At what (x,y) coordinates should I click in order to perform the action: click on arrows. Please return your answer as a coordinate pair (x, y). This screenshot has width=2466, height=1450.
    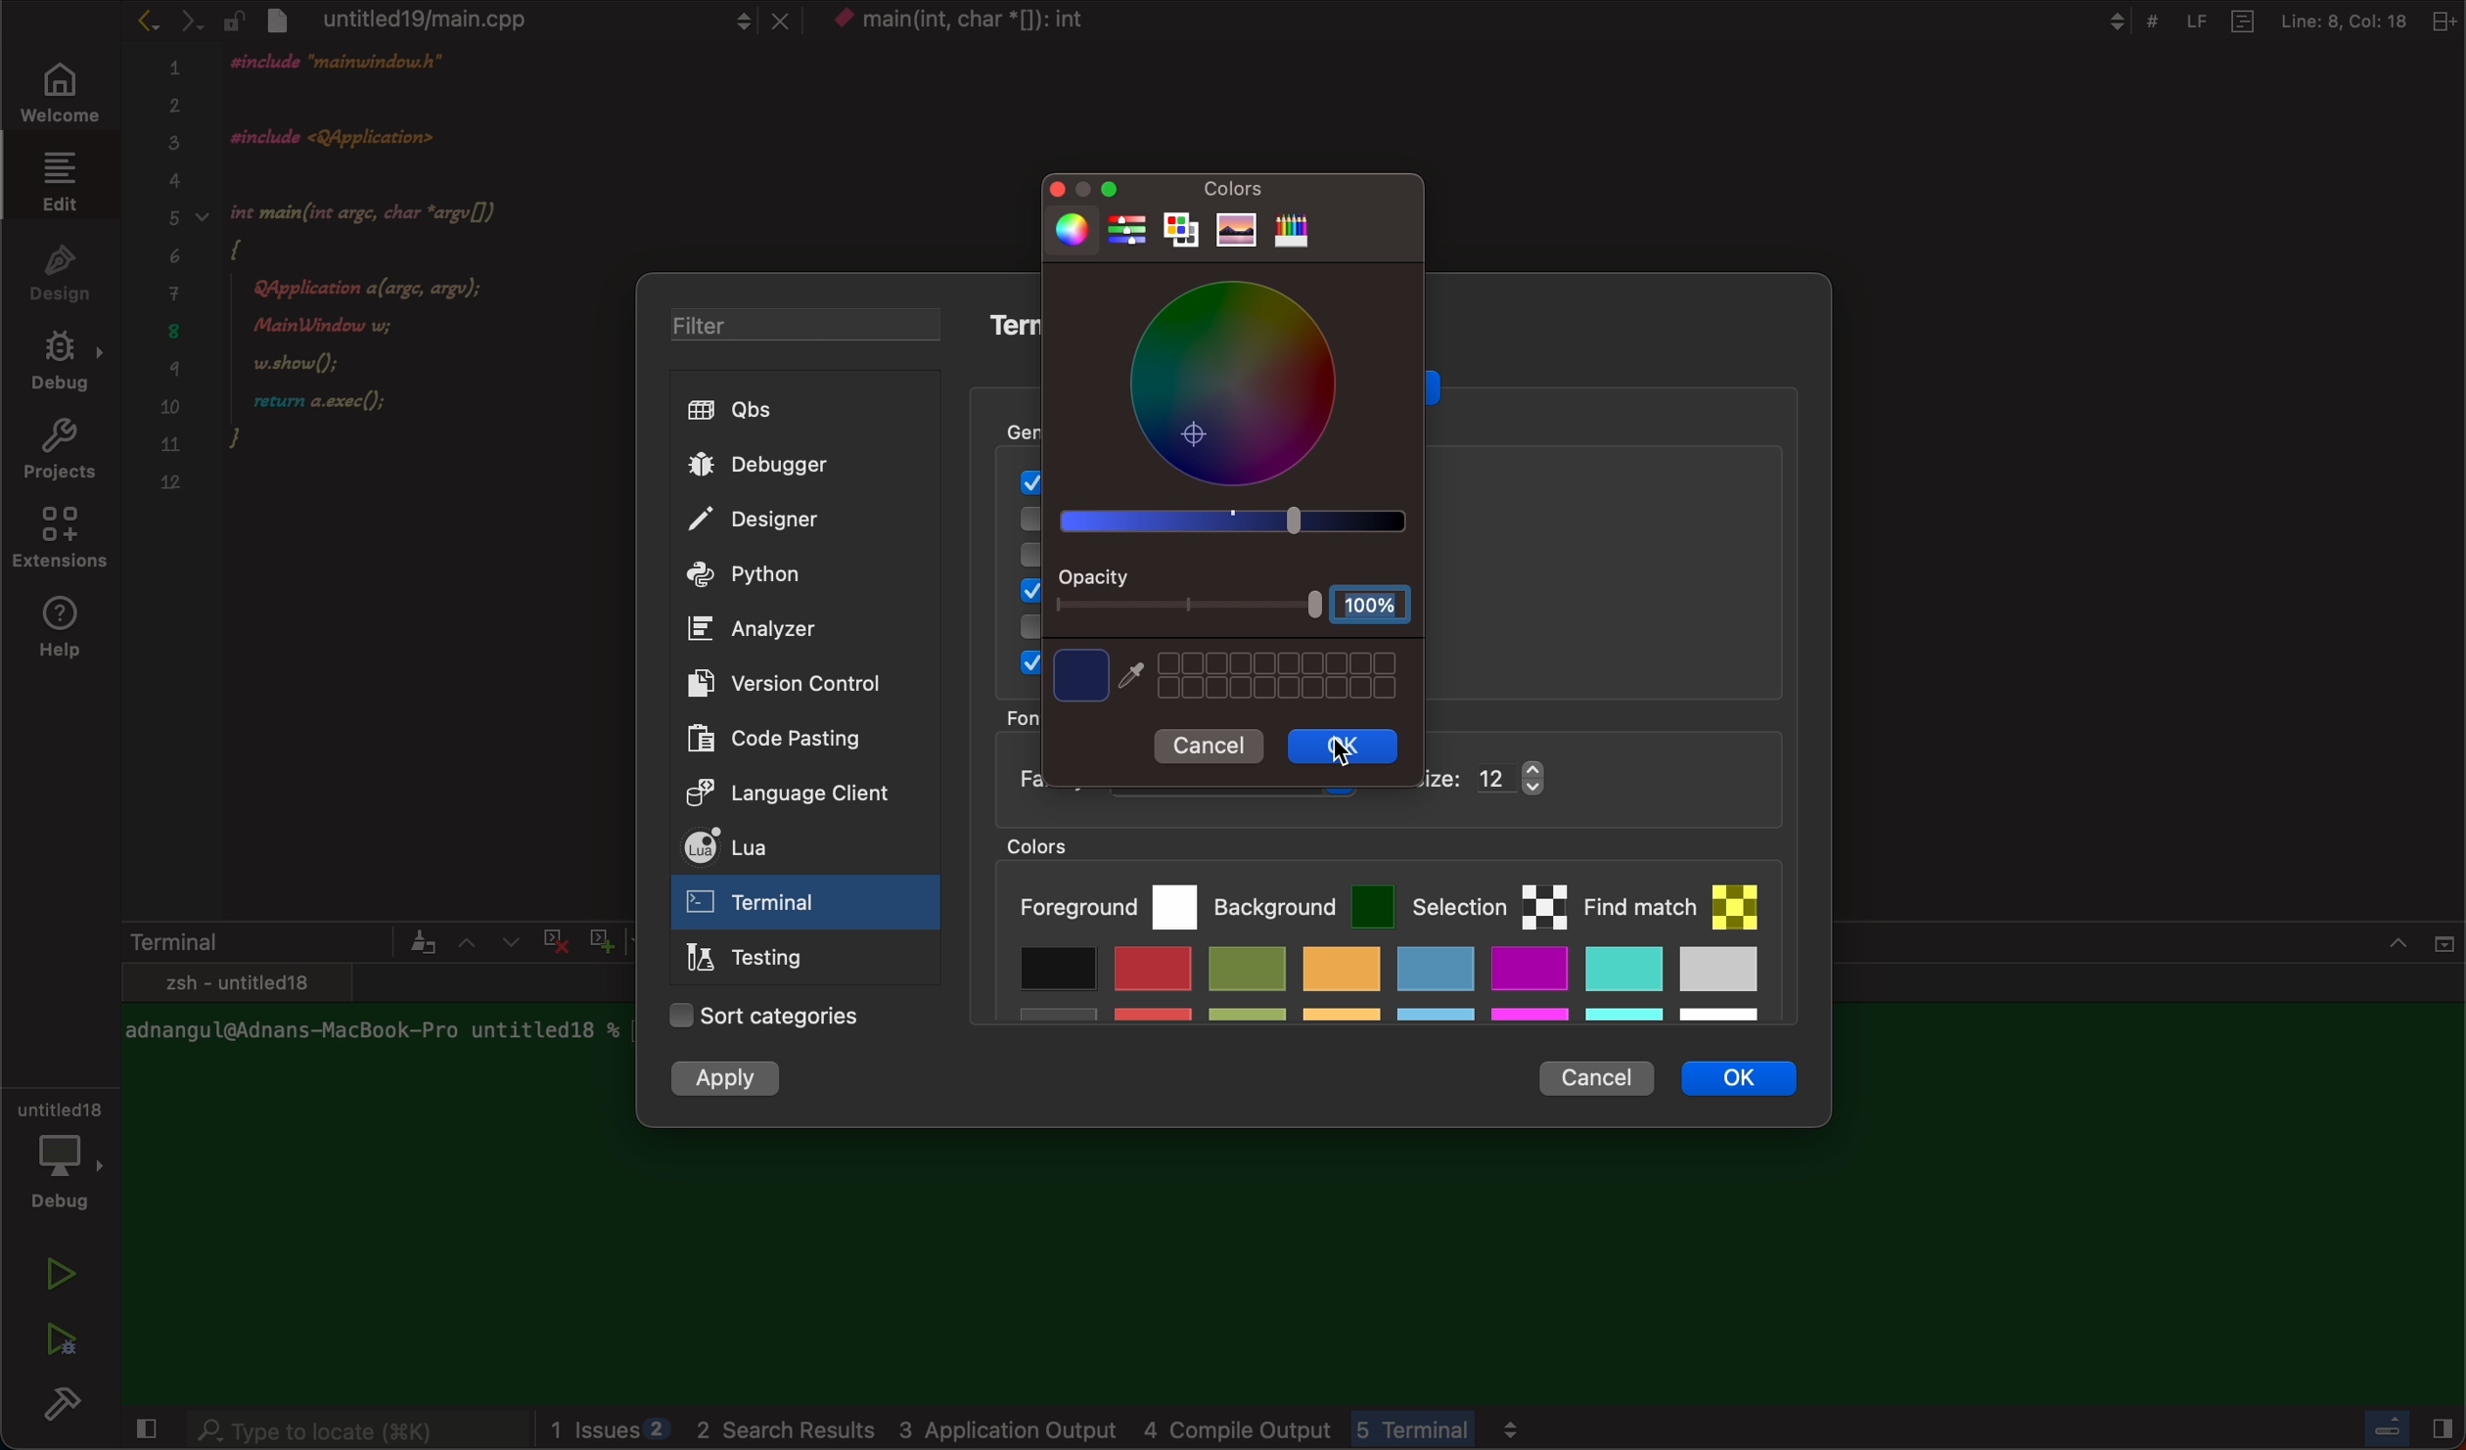
    Looking at the image, I should click on (167, 20).